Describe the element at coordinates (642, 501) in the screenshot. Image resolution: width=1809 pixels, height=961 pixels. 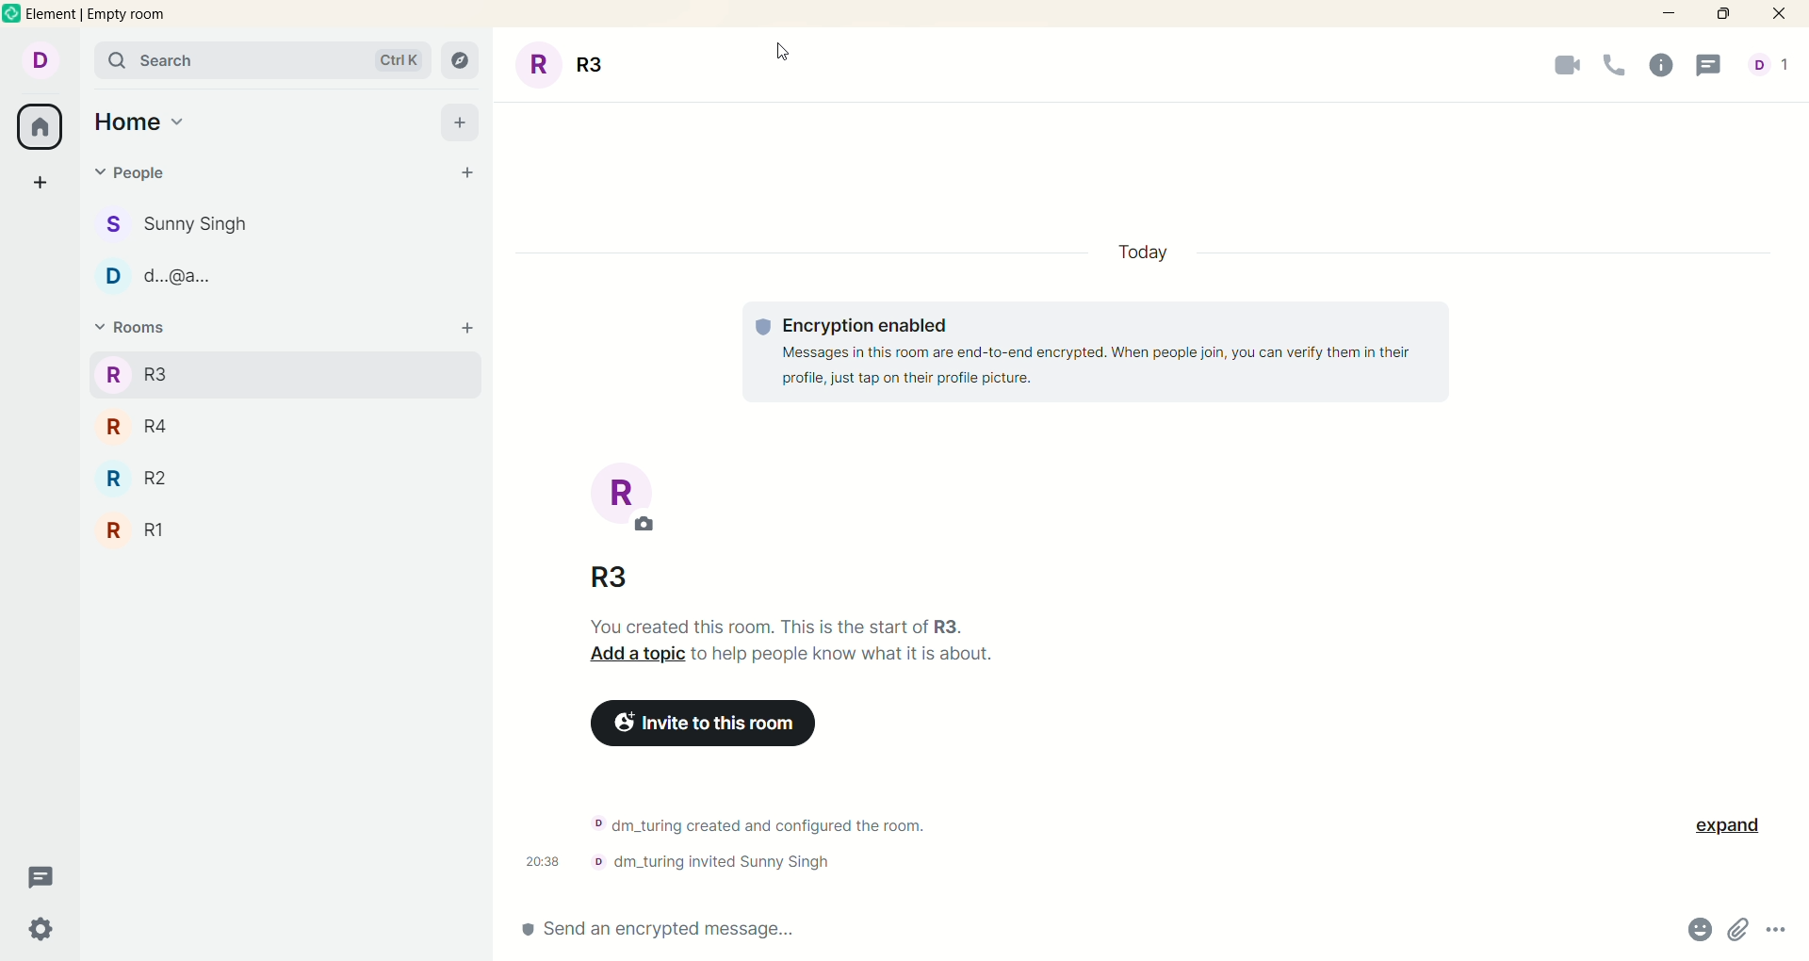
I see `R` at that location.